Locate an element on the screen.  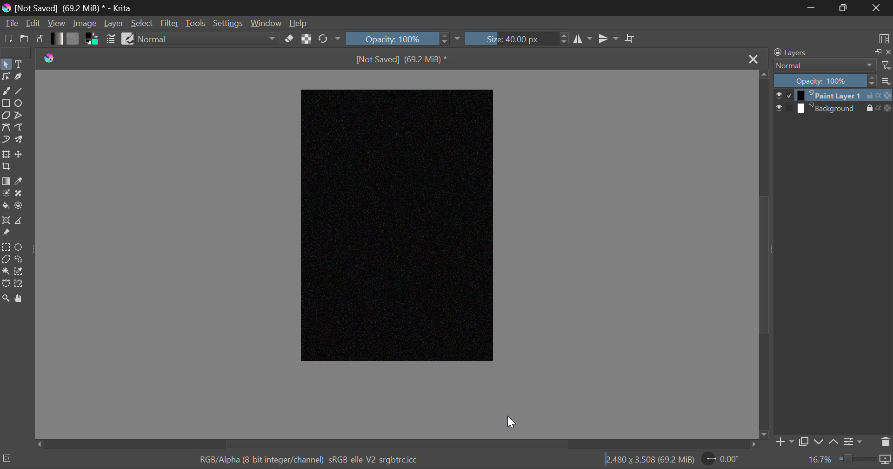
Calligraphic Tool is located at coordinates (19, 78).